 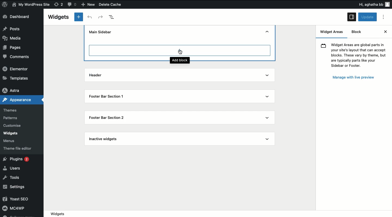 What do you see at coordinates (32, 5) in the screenshot?
I see ` My WordPress Site` at bounding box center [32, 5].